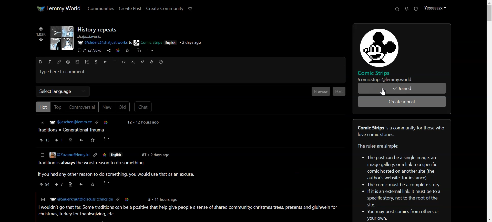 This screenshot has height=222, width=492. I want to click on Copy, so click(138, 51).